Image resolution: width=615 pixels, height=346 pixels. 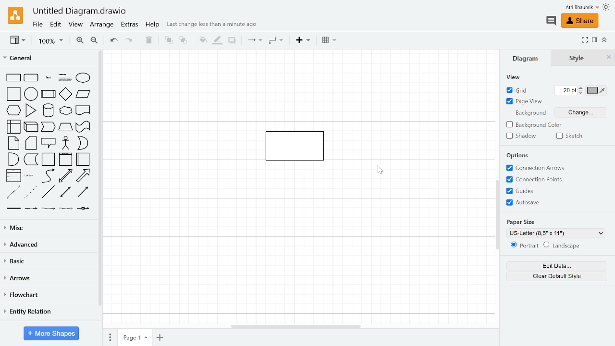 I want to click on Close, so click(x=609, y=58).